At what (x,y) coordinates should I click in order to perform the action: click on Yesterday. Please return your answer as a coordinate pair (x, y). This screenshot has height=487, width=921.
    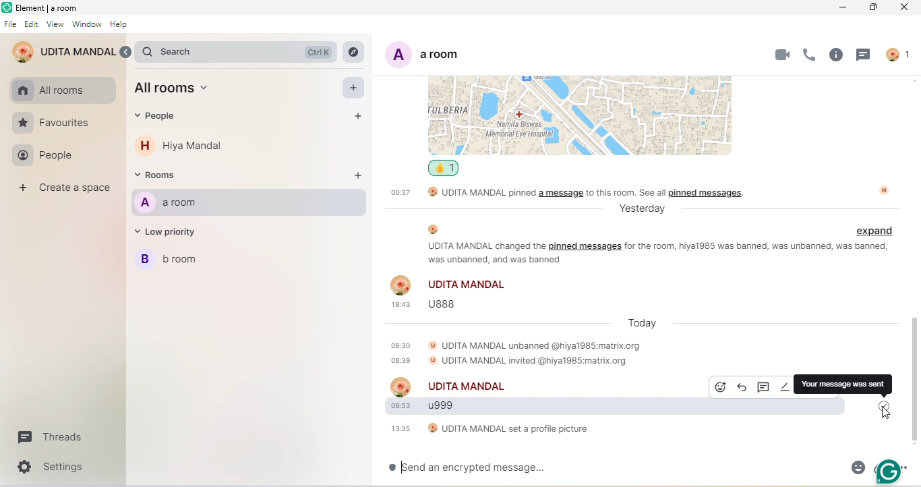
    Looking at the image, I should click on (650, 209).